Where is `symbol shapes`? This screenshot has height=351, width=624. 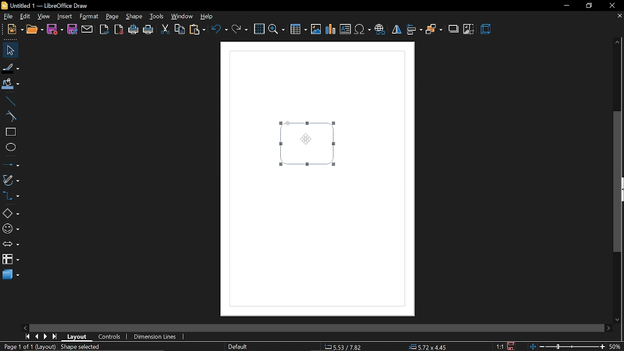
symbol shapes is located at coordinates (10, 229).